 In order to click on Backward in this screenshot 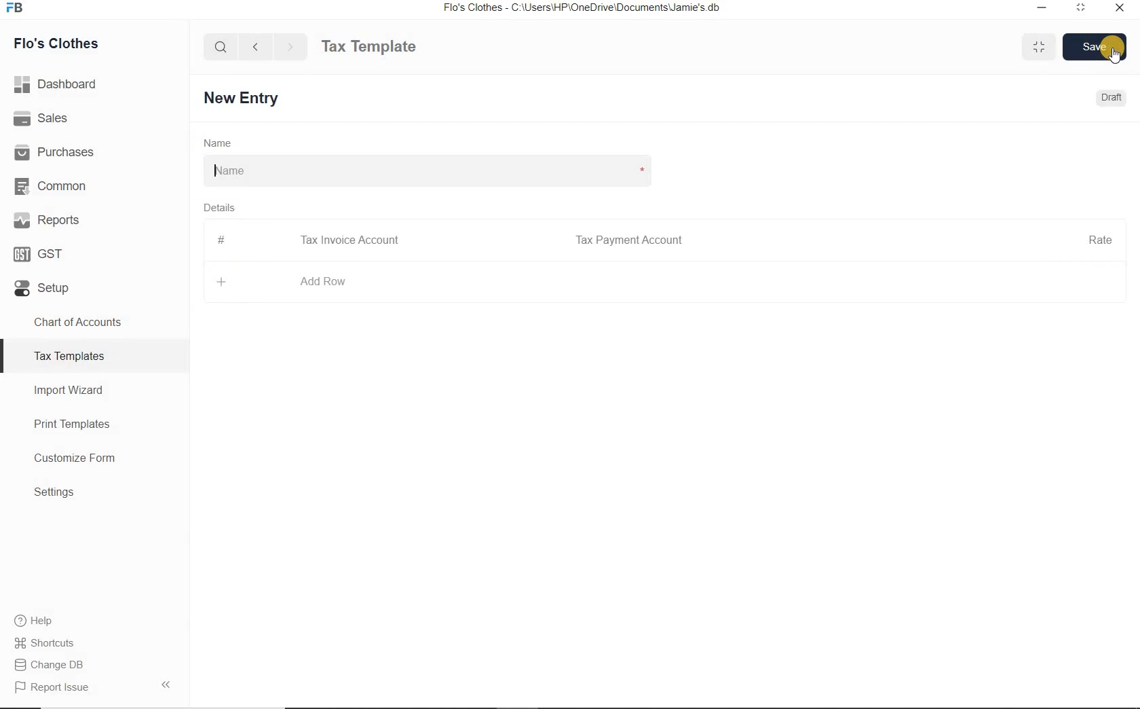, I will do `click(255, 46)`.